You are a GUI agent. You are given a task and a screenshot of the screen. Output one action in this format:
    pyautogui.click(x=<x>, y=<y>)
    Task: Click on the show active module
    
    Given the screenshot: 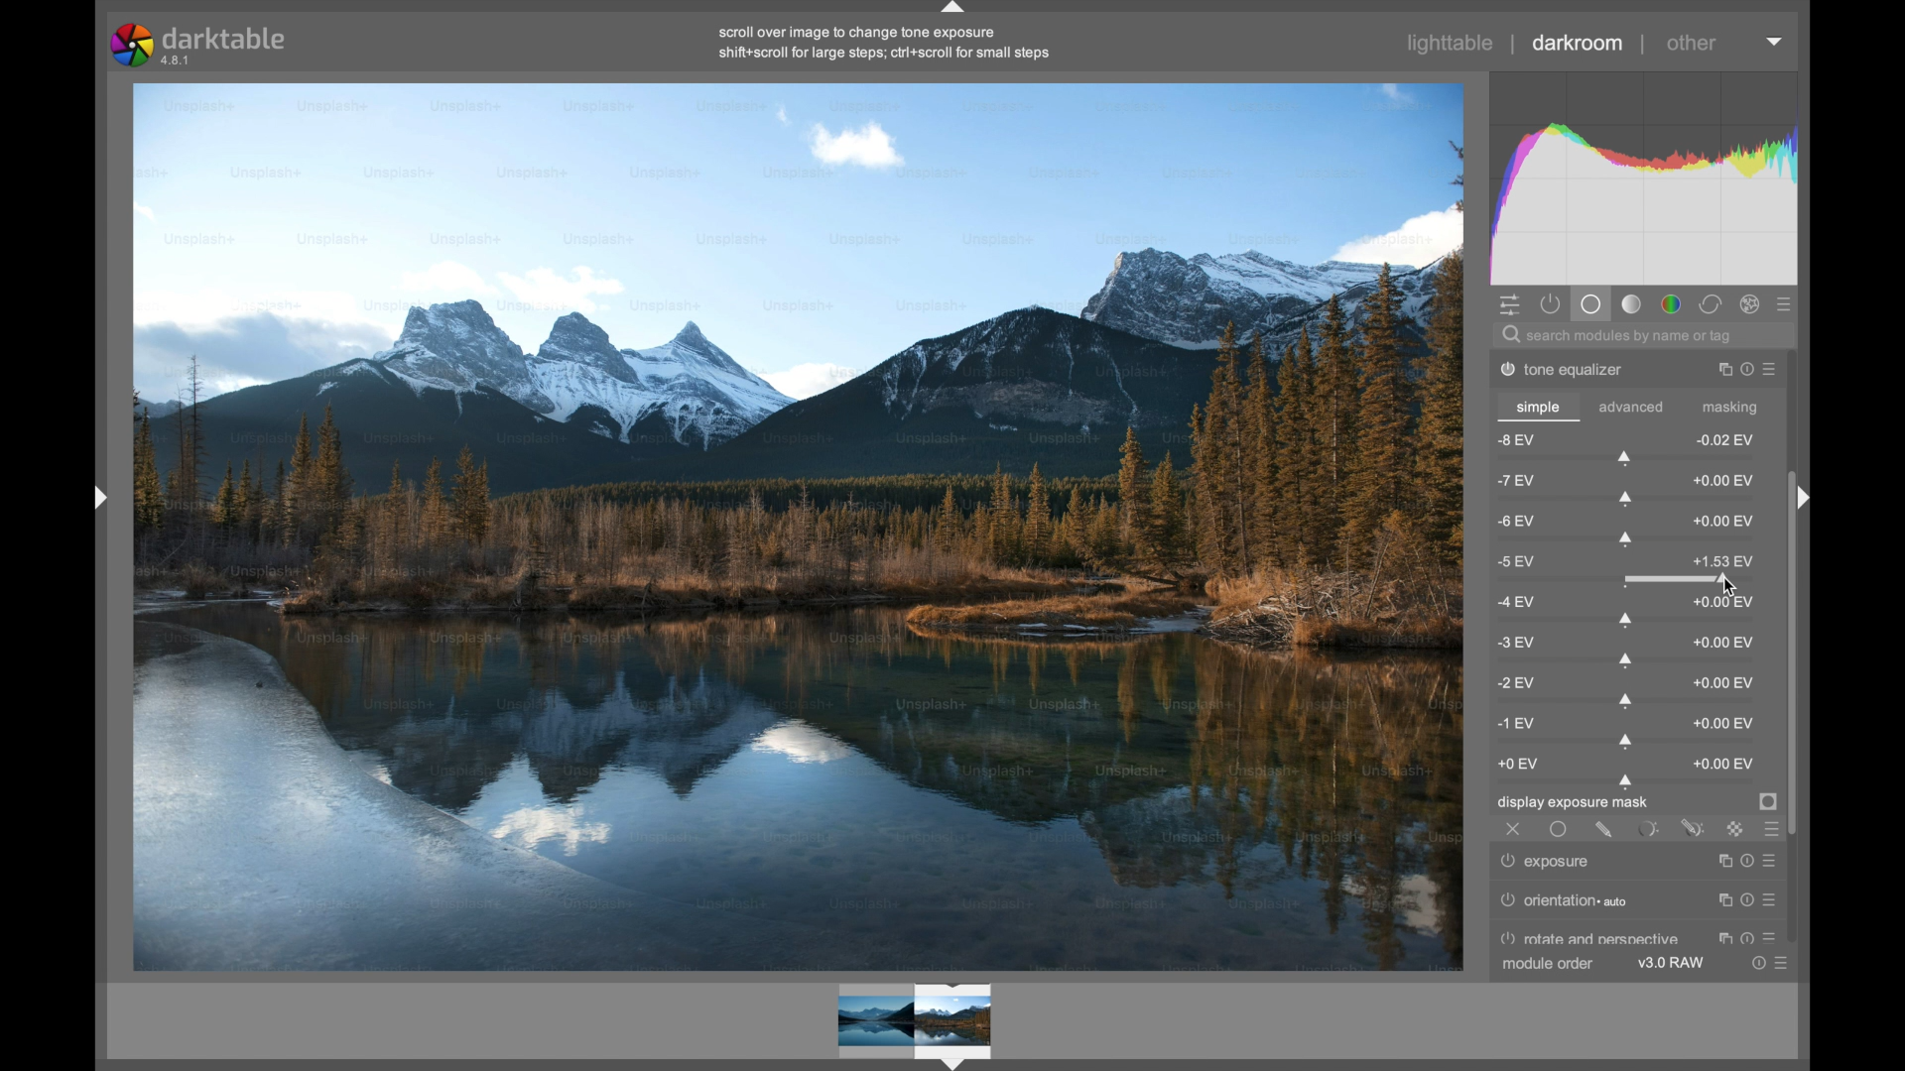 What is the action you would take?
    pyautogui.click(x=1551, y=304)
    